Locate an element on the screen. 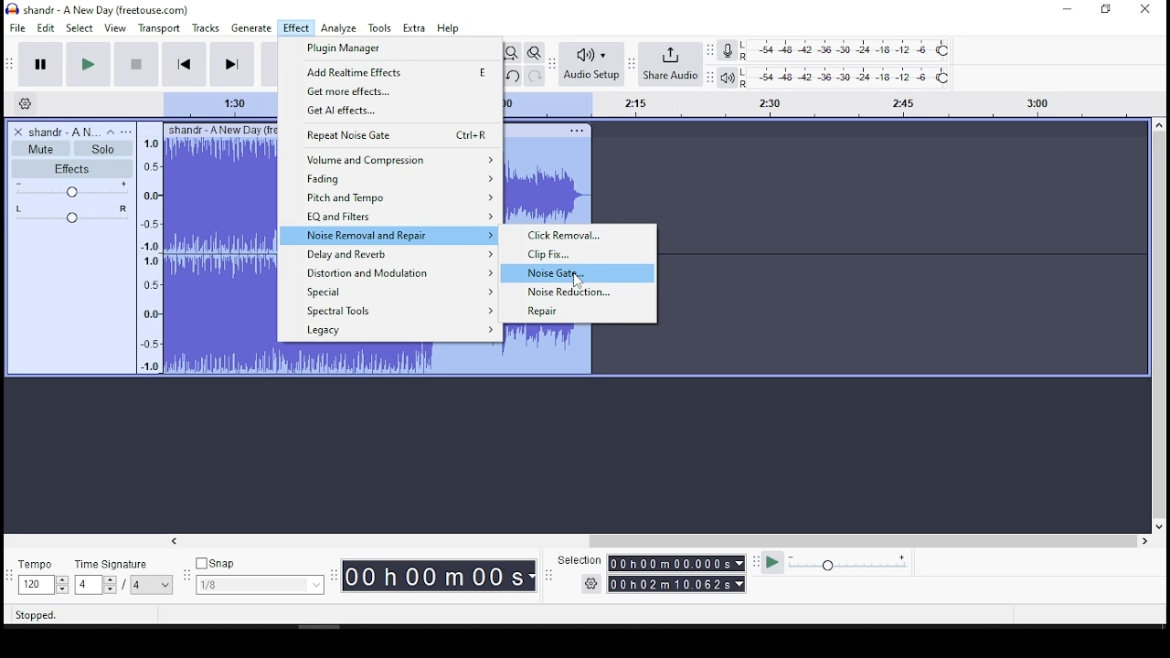 This screenshot has height=658, width=1170. track's timing is located at coordinates (222, 104).